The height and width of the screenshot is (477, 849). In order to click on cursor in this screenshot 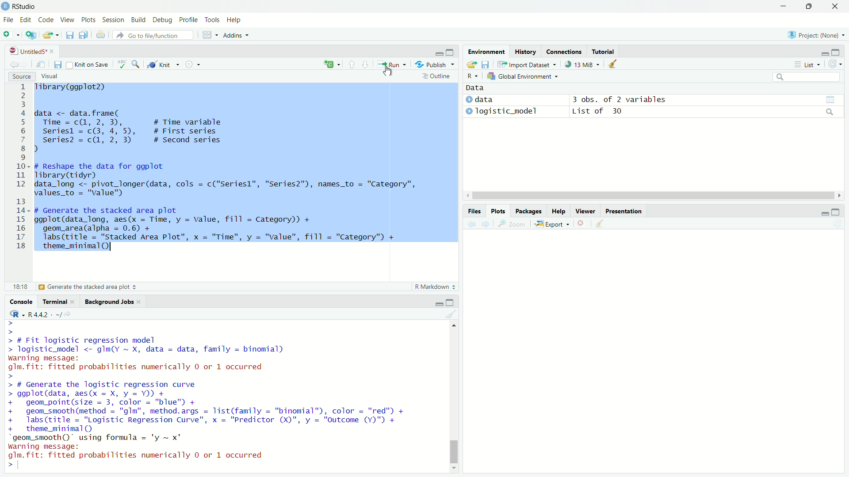, I will do `click(390, 72)`.